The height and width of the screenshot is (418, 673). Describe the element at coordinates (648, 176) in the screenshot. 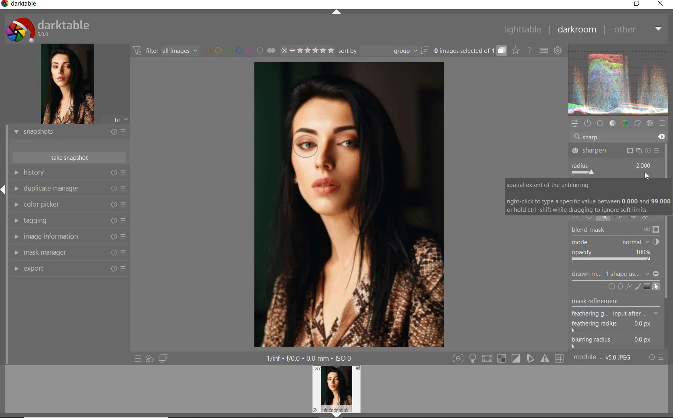

I see `Cursor Position` at that location.